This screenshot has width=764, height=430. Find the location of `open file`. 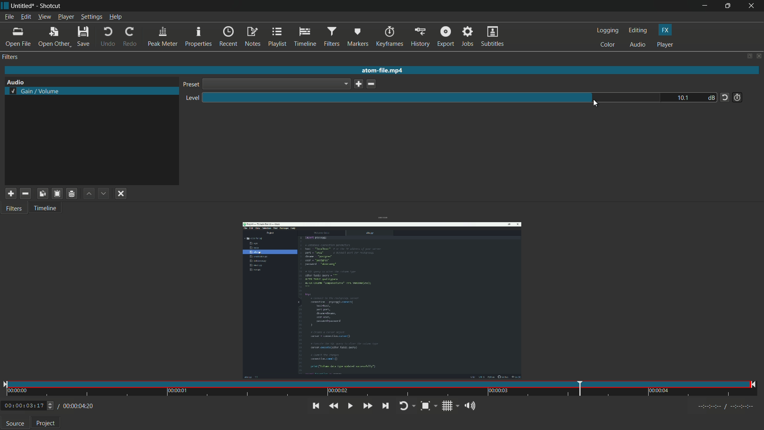

open file is located at coordinates (19, 37).